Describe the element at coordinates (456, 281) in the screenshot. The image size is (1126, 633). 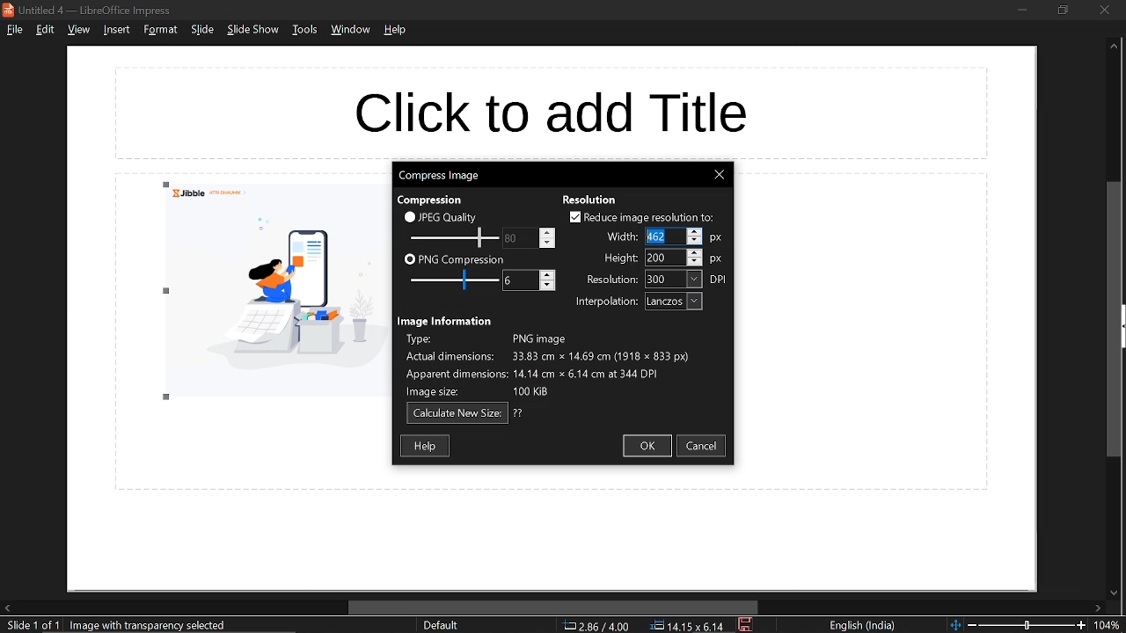
I see `JPEG quality scale` at that location.